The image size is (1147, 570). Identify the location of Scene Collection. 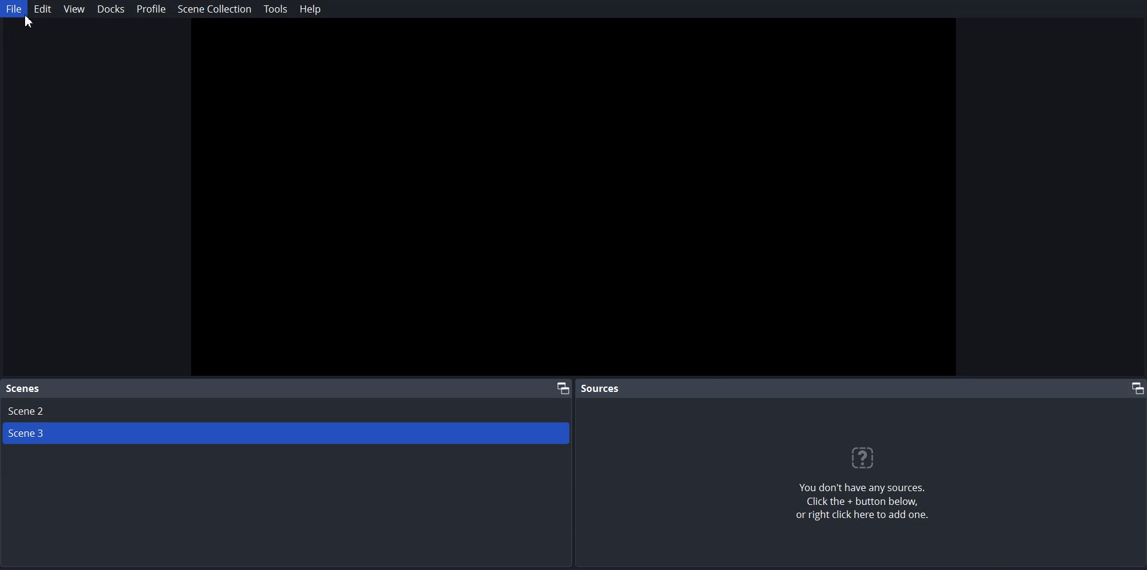
(214, 9).